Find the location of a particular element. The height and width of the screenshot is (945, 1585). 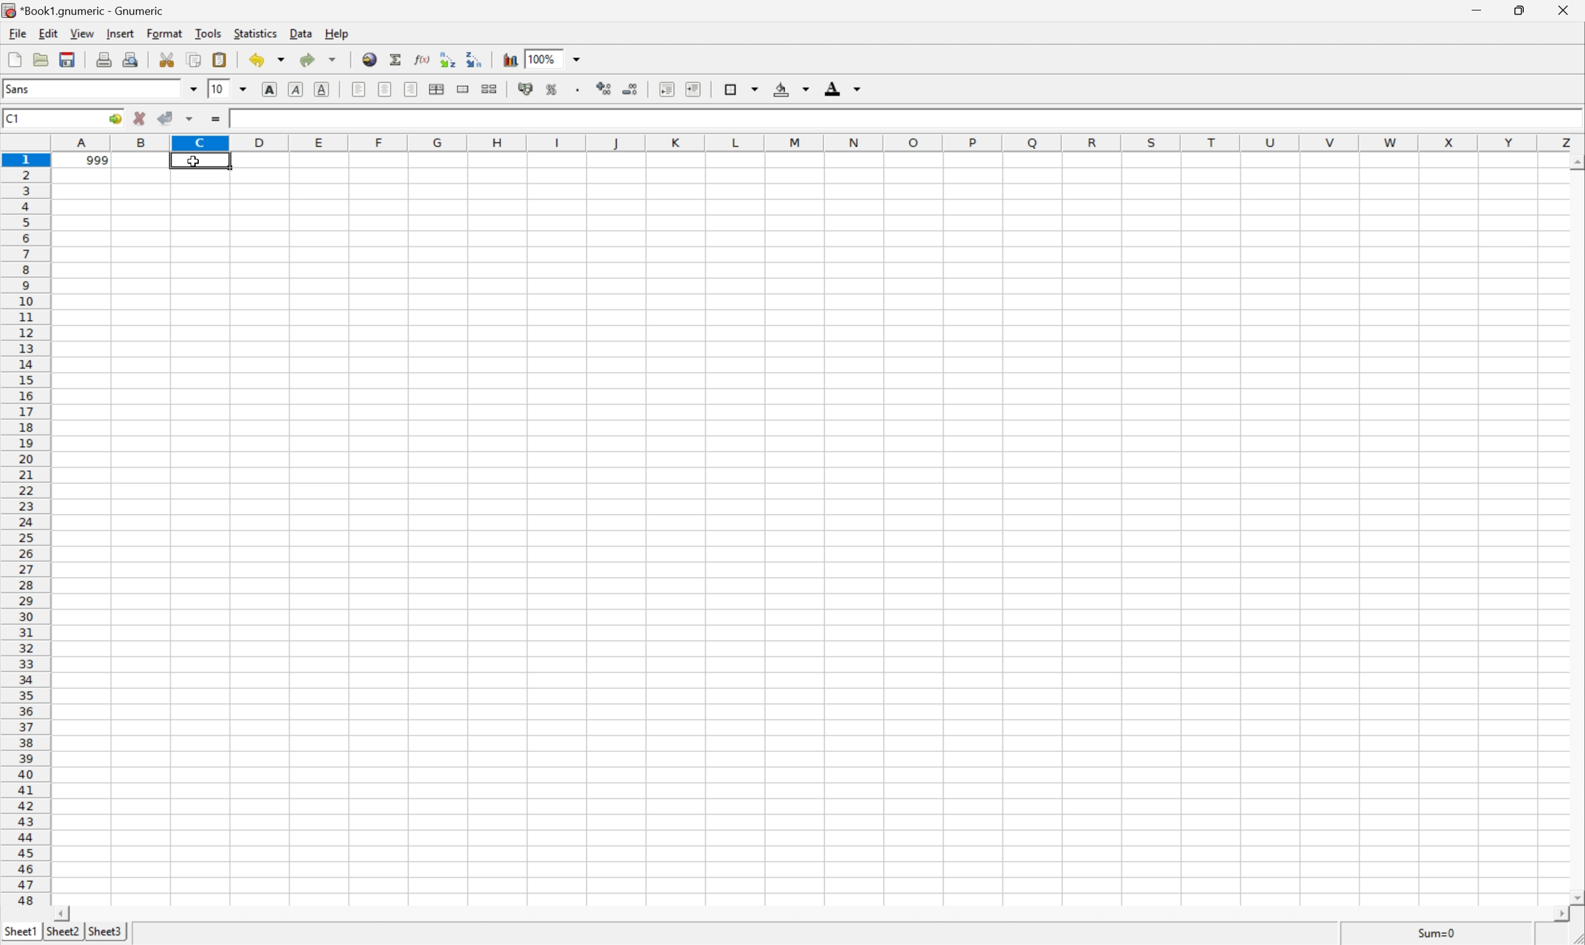

paste is located at coordinates (220, 60).